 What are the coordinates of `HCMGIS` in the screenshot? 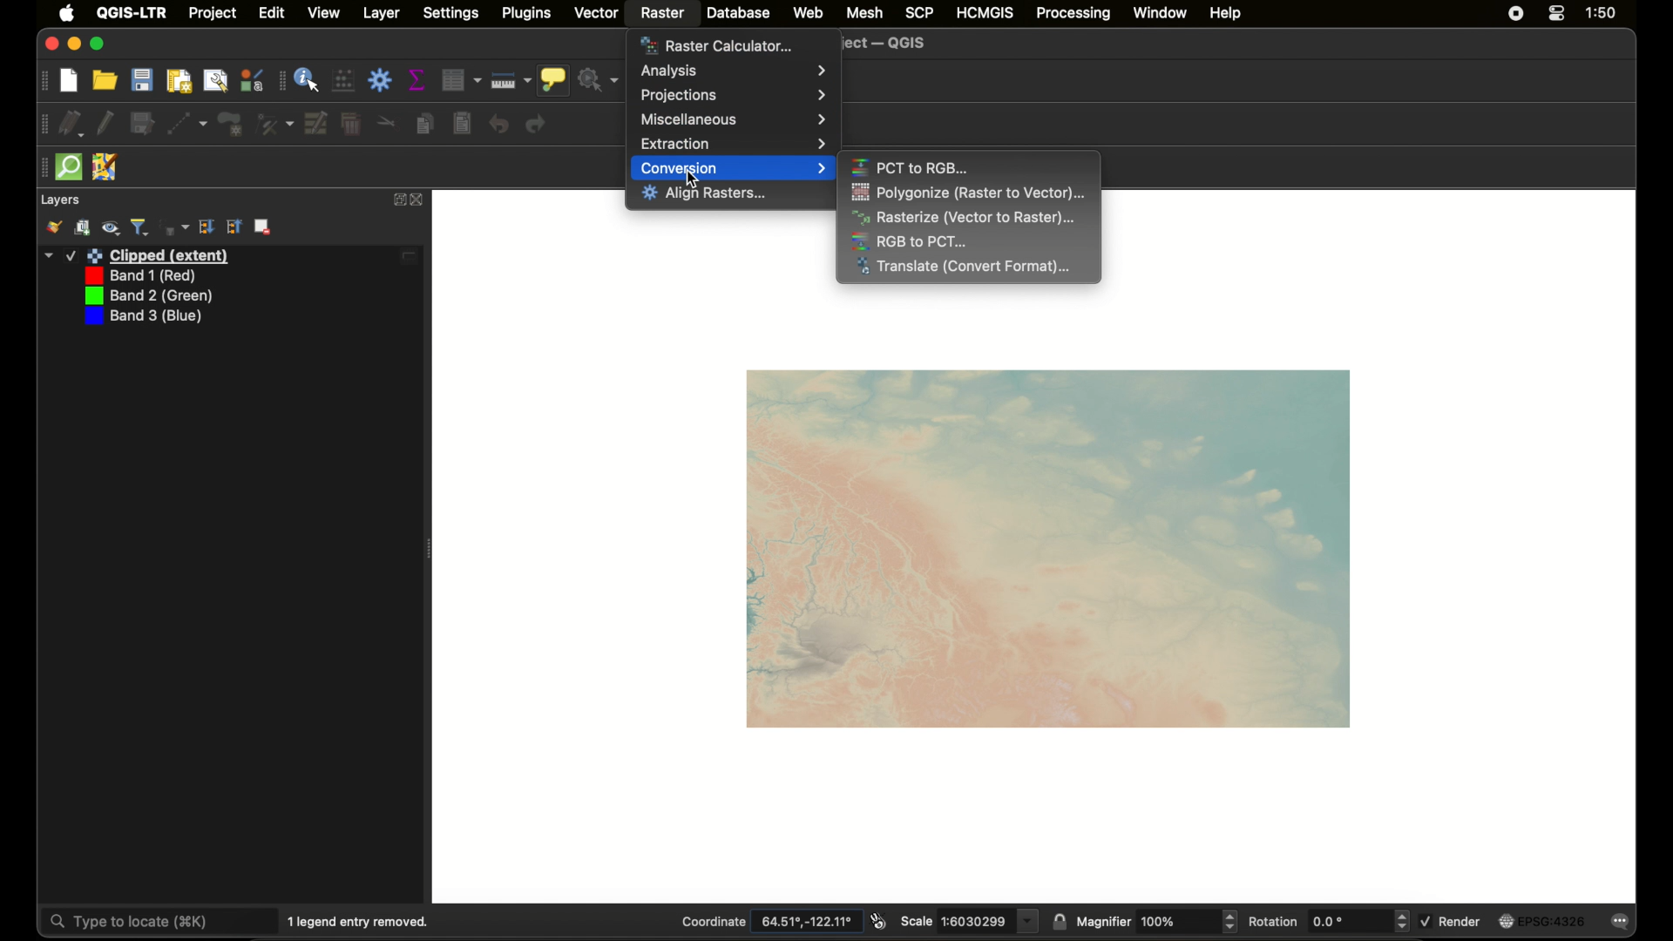 It's located at (985, 12).